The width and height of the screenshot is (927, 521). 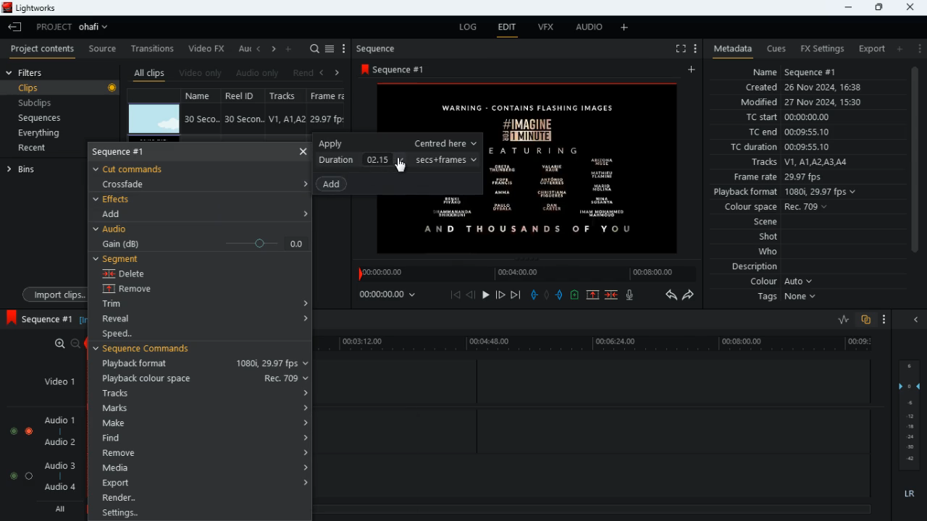 I want to click on recent, so click(x=44, y=149).